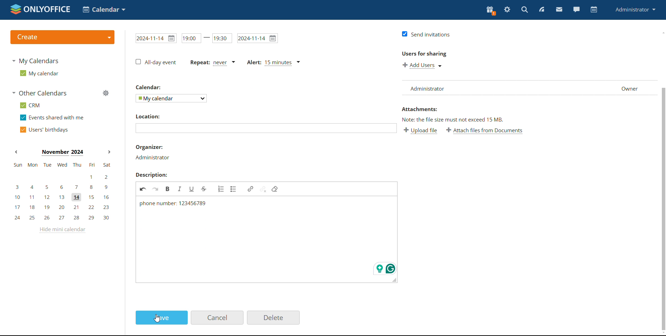 This screenshot has width=666, height=336. Describe the element at coordinates (204, 190) in the screenshot. I see `strikethrough` at that location.